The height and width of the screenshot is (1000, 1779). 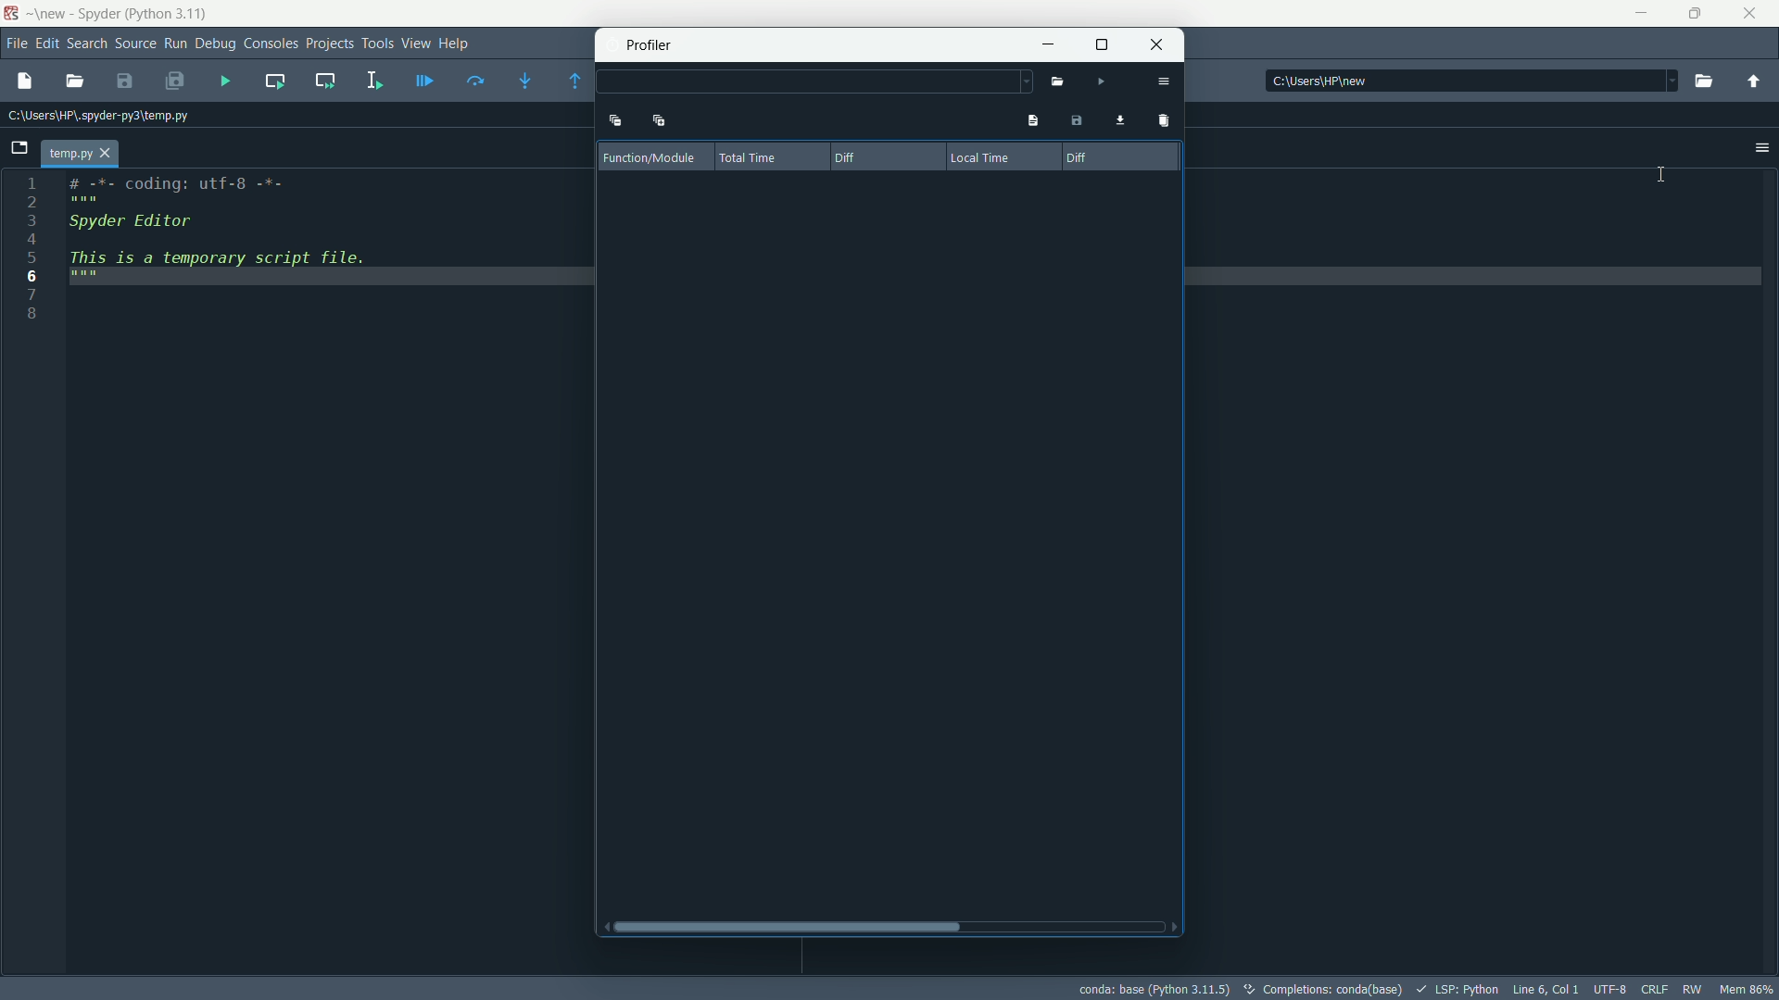 I want to click on remove comparison, so click(x=1161, y=123).